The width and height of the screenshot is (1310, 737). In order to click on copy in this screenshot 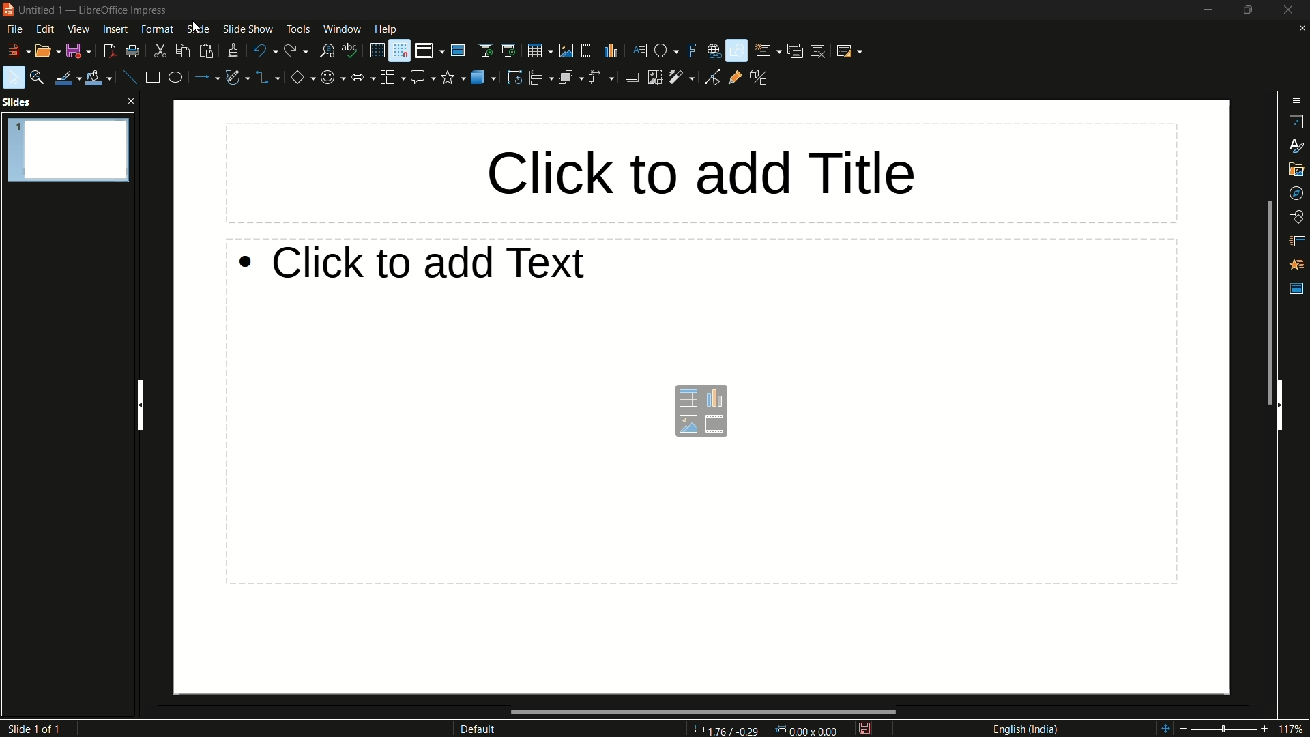, I will do `click(181, 51)`.